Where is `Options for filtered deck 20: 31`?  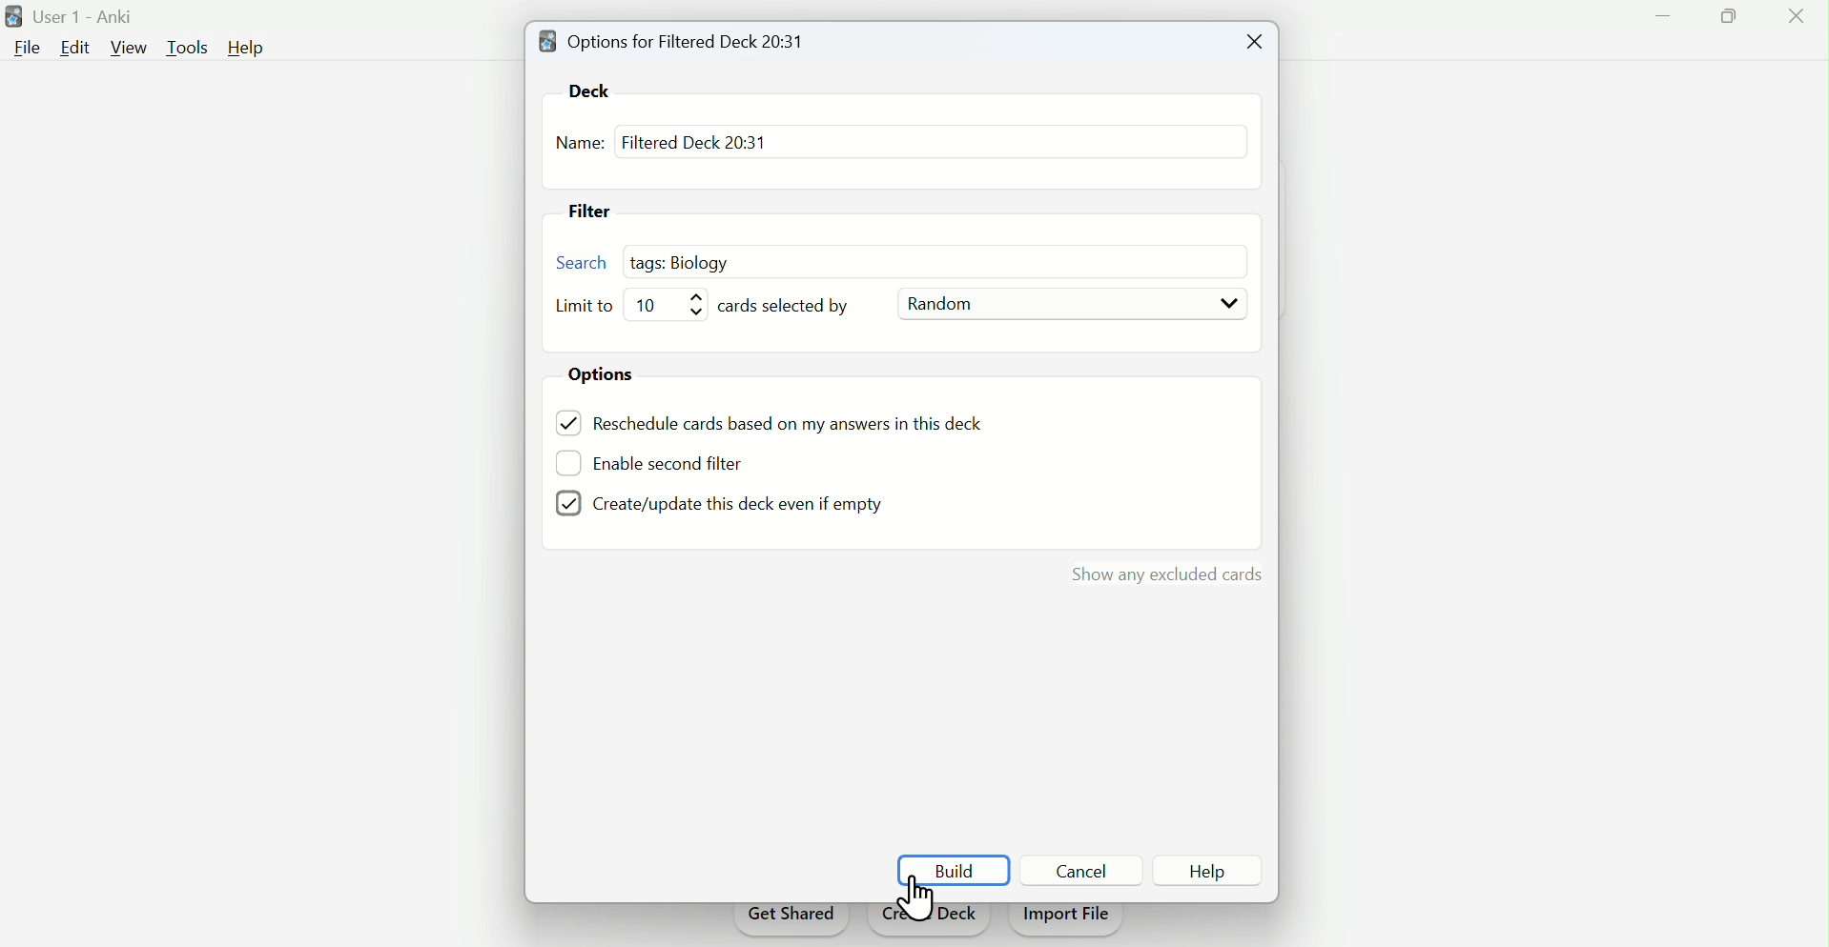 Options for filtered deck 20: 31 is located at coordinates (678, 40).